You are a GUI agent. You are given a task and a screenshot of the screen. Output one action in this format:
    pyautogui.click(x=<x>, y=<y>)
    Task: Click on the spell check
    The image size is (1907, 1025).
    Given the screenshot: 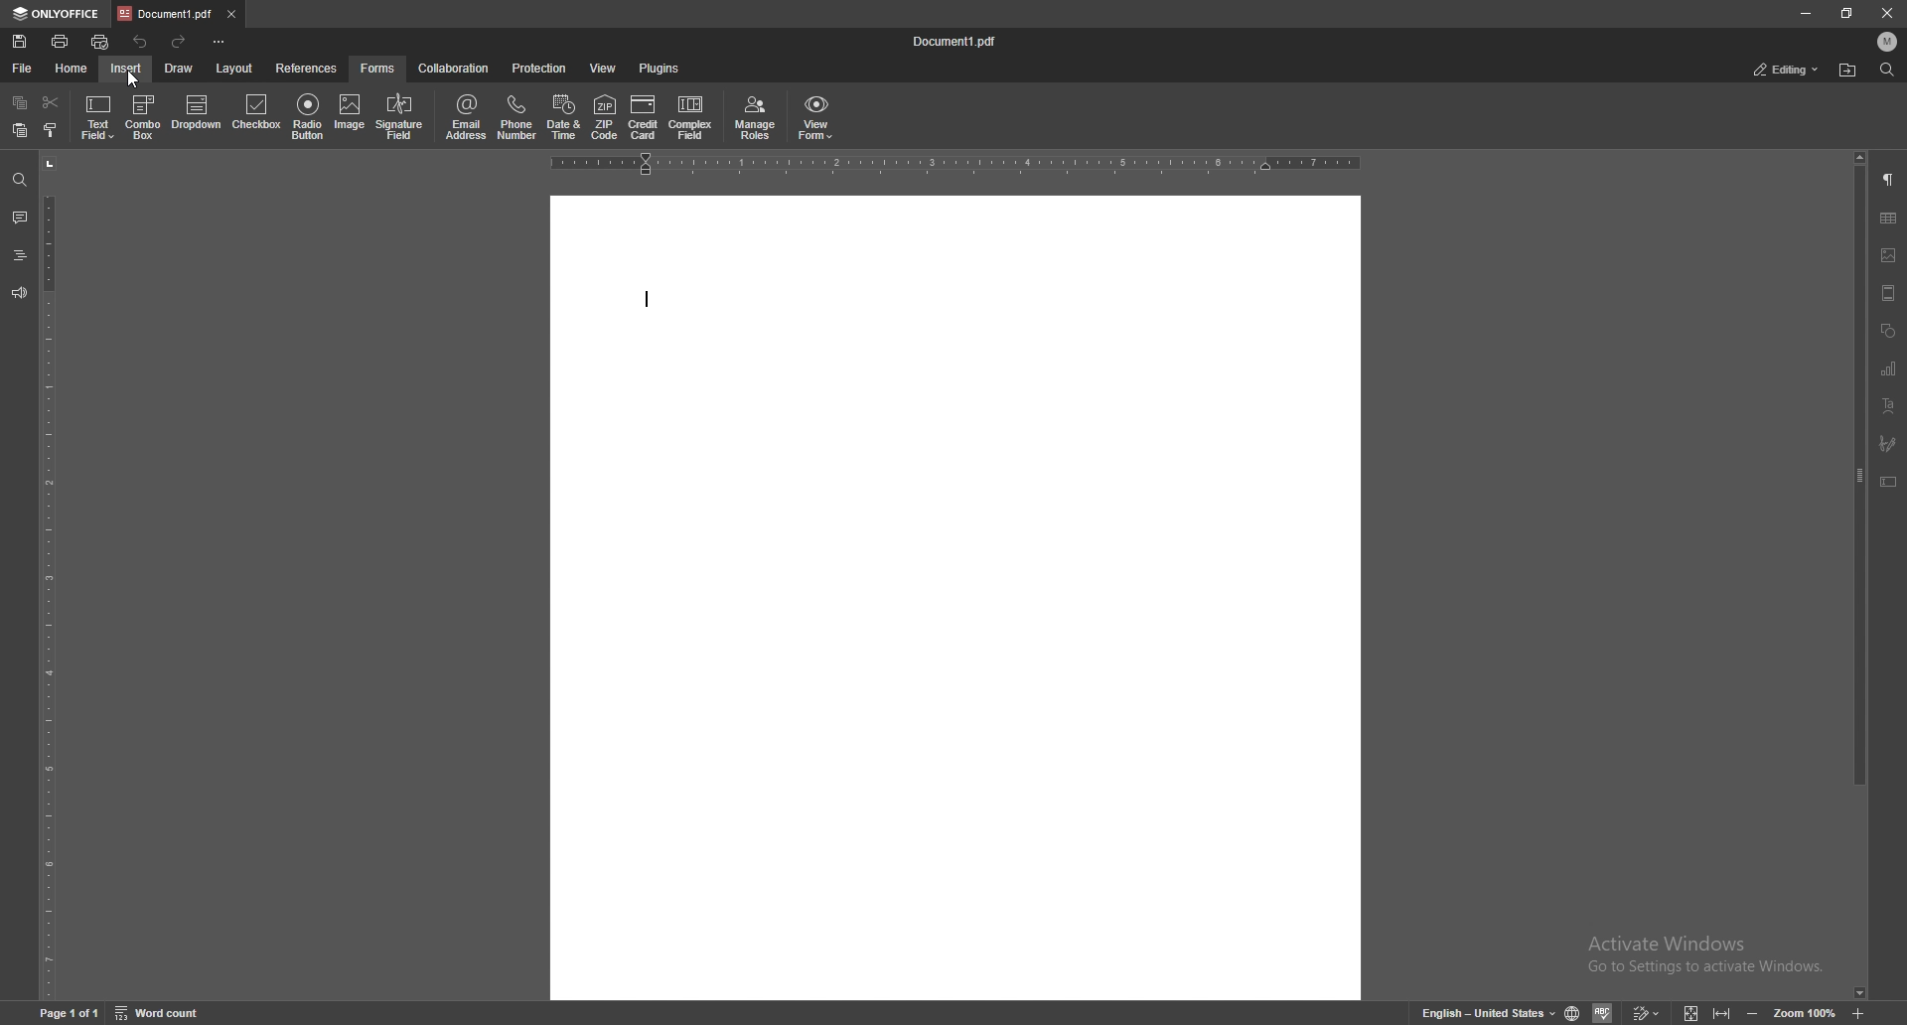 What is the action you would take?
    pyautogui.click(x=1602, y=1012)
    